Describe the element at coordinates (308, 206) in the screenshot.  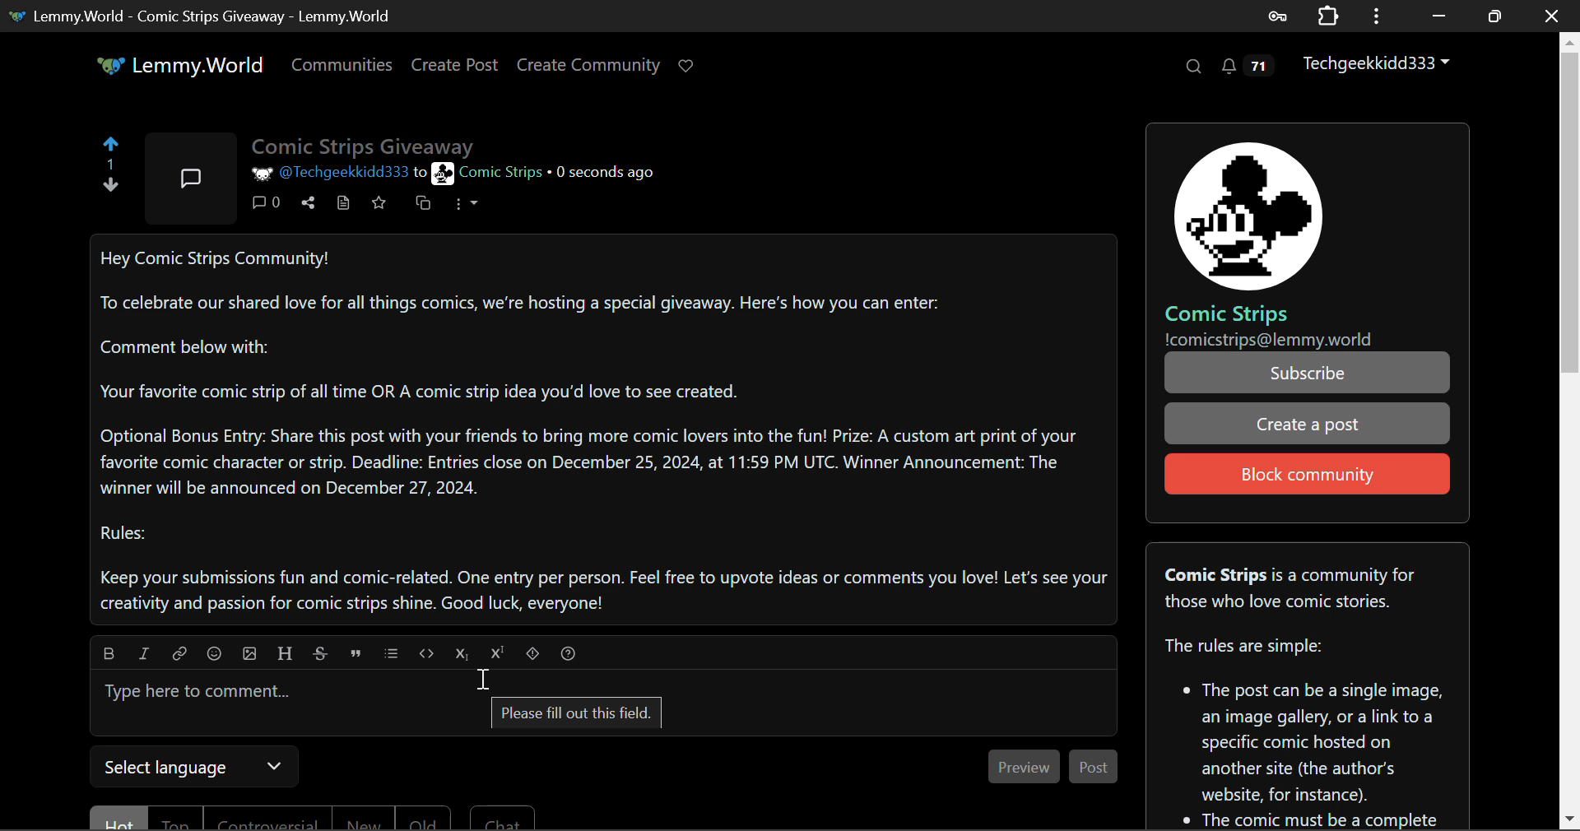
I see `Share` at that location.